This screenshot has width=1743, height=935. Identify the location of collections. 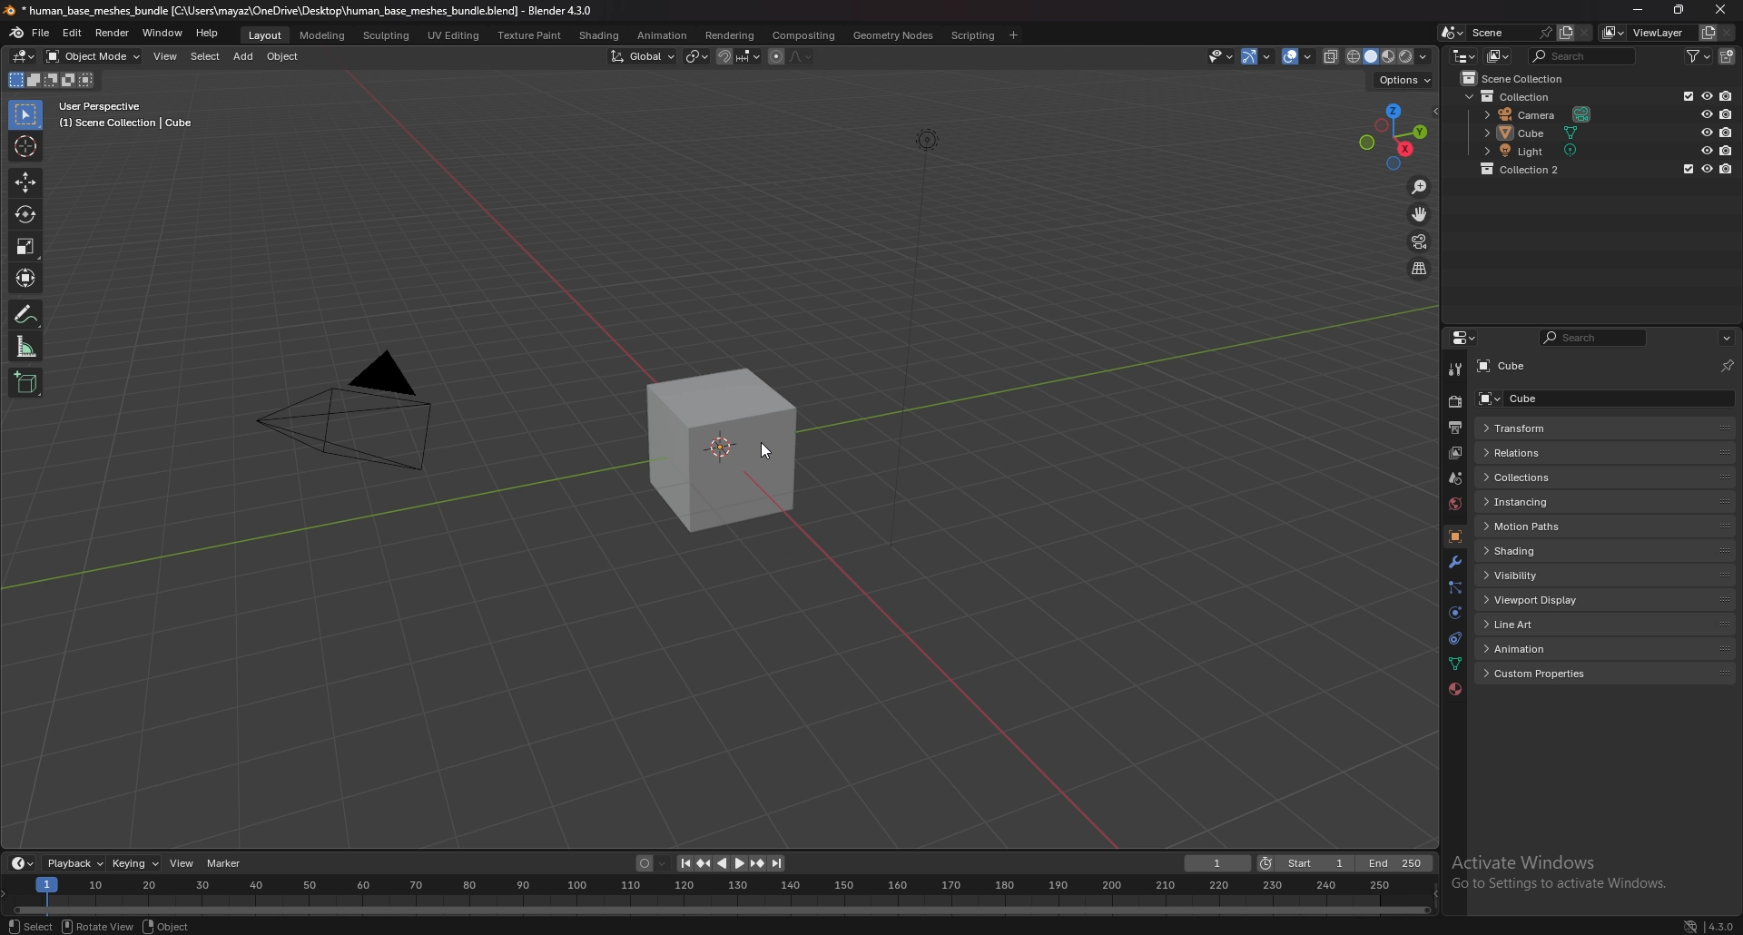
(1544, 477).